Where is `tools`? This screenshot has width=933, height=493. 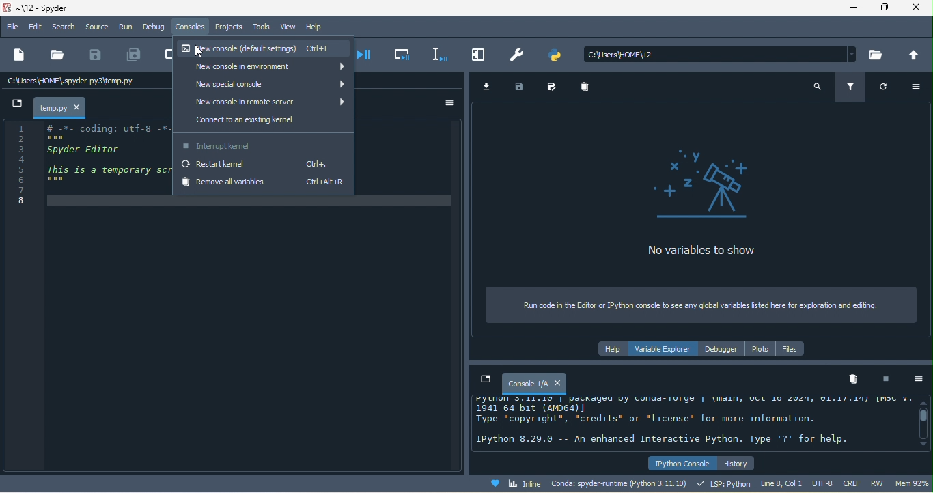 tools is located at coordinates (262, 28).